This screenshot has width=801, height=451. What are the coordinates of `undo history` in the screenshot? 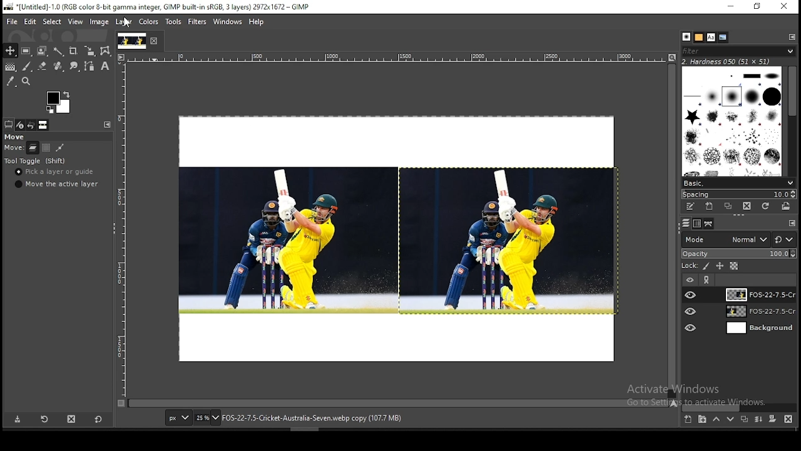 It's located at (31, 125).